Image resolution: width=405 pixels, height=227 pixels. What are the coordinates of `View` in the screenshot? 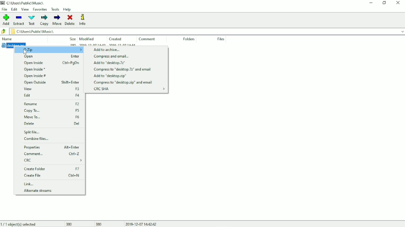 It's located at (51, 89).